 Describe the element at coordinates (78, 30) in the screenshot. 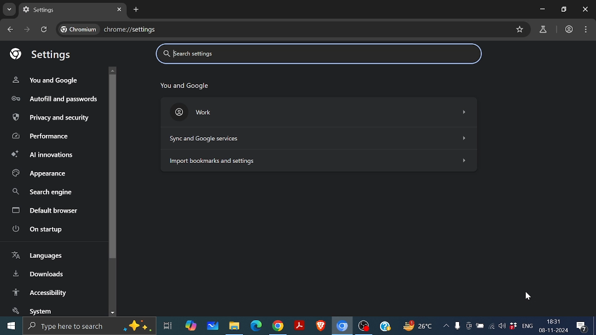

I see `chromium name and  logo` at that location.